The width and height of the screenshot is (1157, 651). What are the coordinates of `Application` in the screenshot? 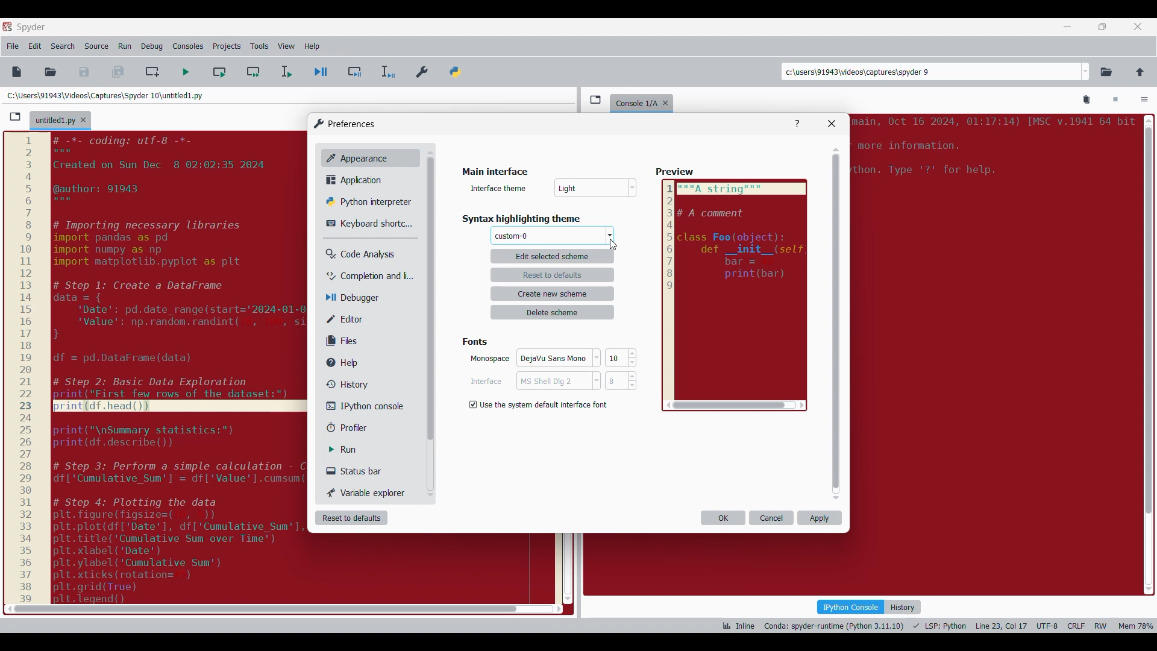 It's located at (357, 180).